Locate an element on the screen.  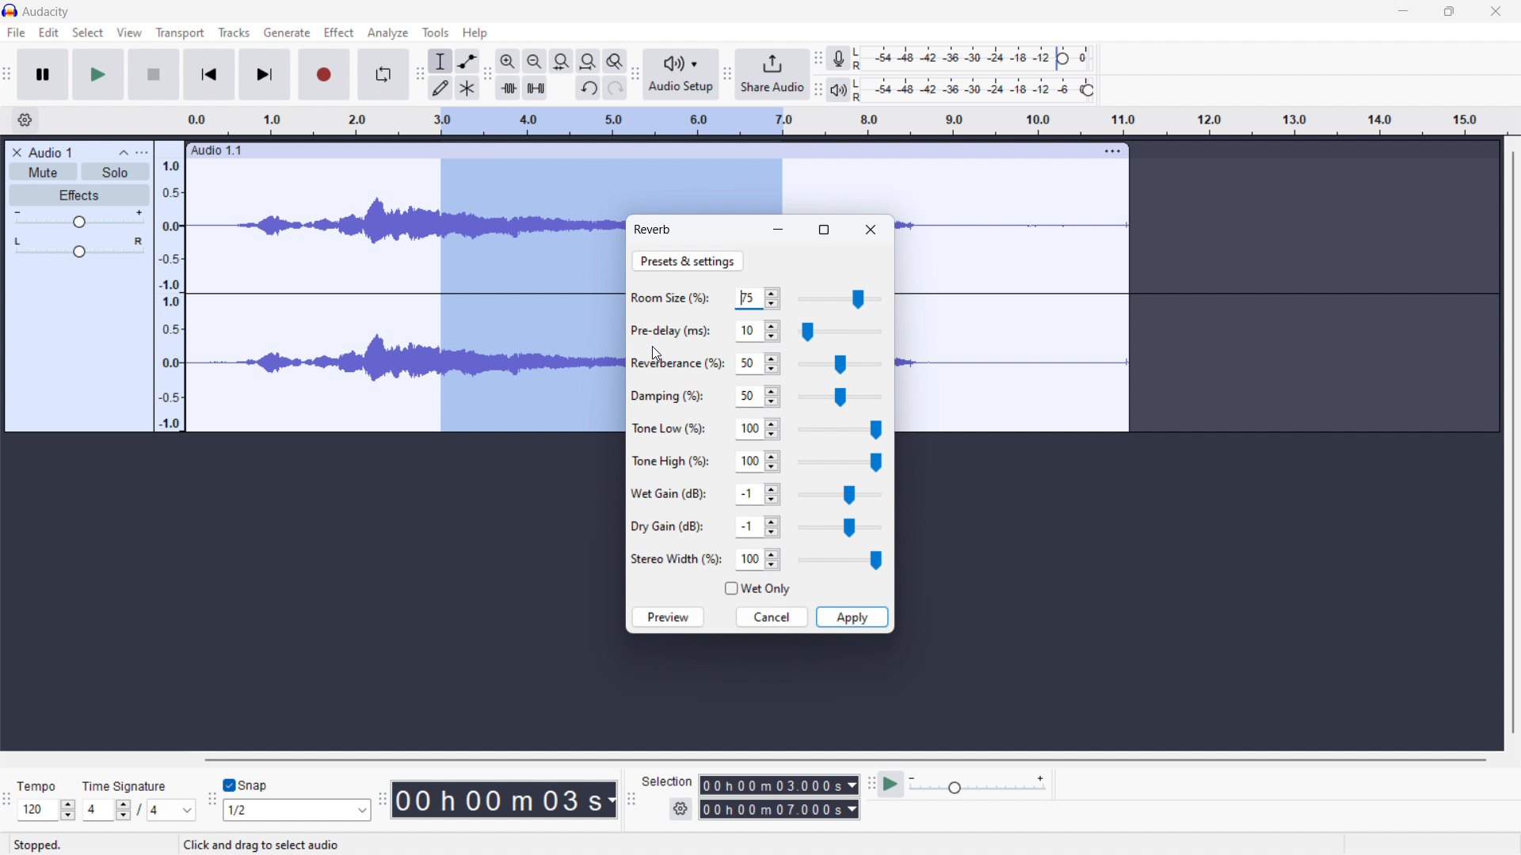
audio setup toolbar is located at coordinates (635, 74).